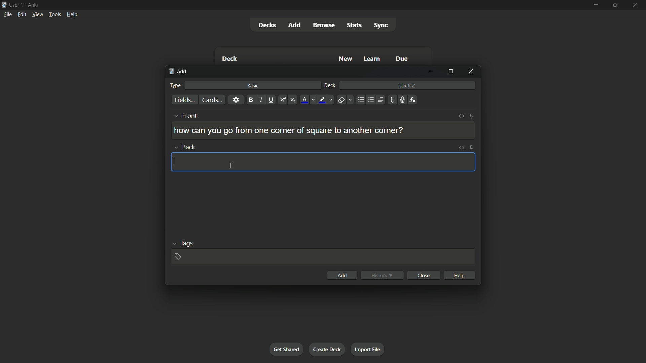  I want to click on get shared, so click(287, 349).